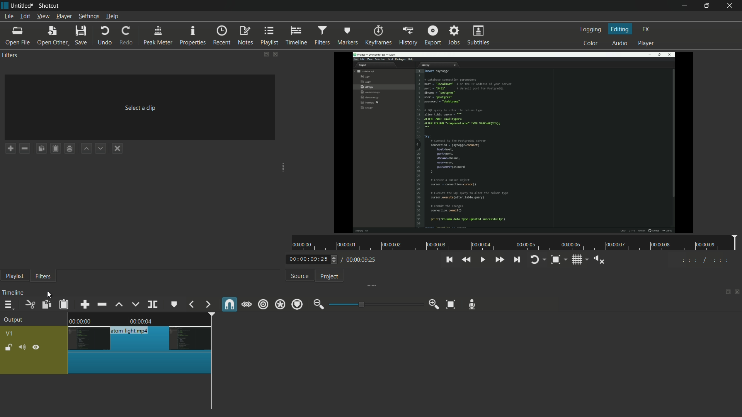  I want to click on timeline, so click(298, 36).